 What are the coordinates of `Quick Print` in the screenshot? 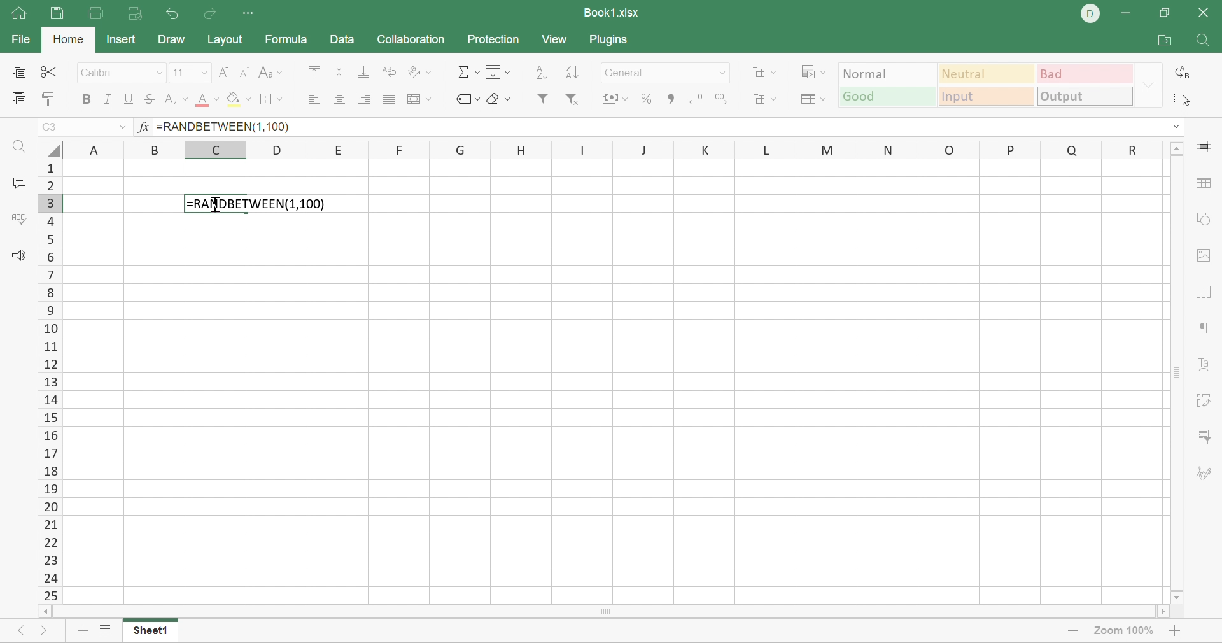 It's located at (136, 14).